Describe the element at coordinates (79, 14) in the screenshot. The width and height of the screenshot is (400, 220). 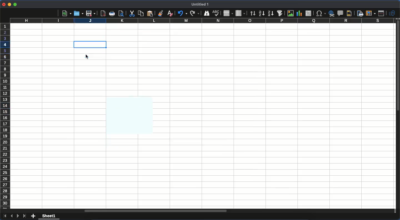
I see `open` at that location.